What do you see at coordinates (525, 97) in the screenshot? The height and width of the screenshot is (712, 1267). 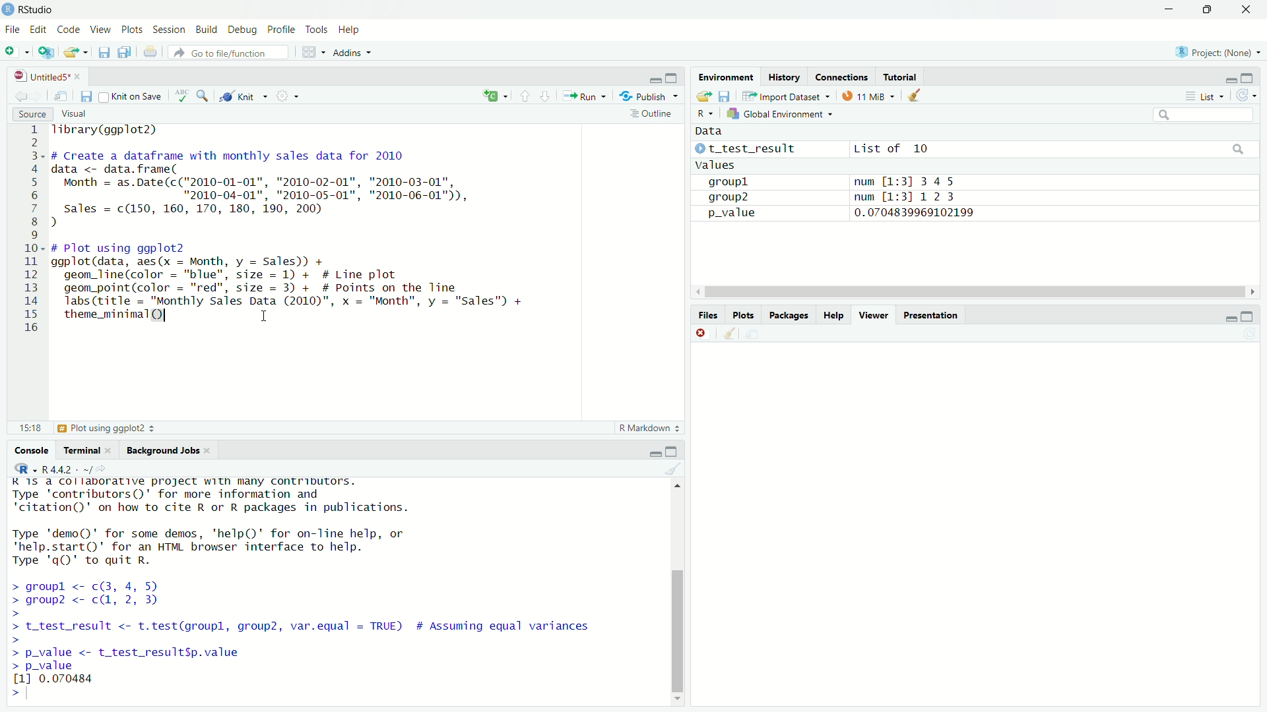 I see `go to previous section` at bounding box center [525, 97].